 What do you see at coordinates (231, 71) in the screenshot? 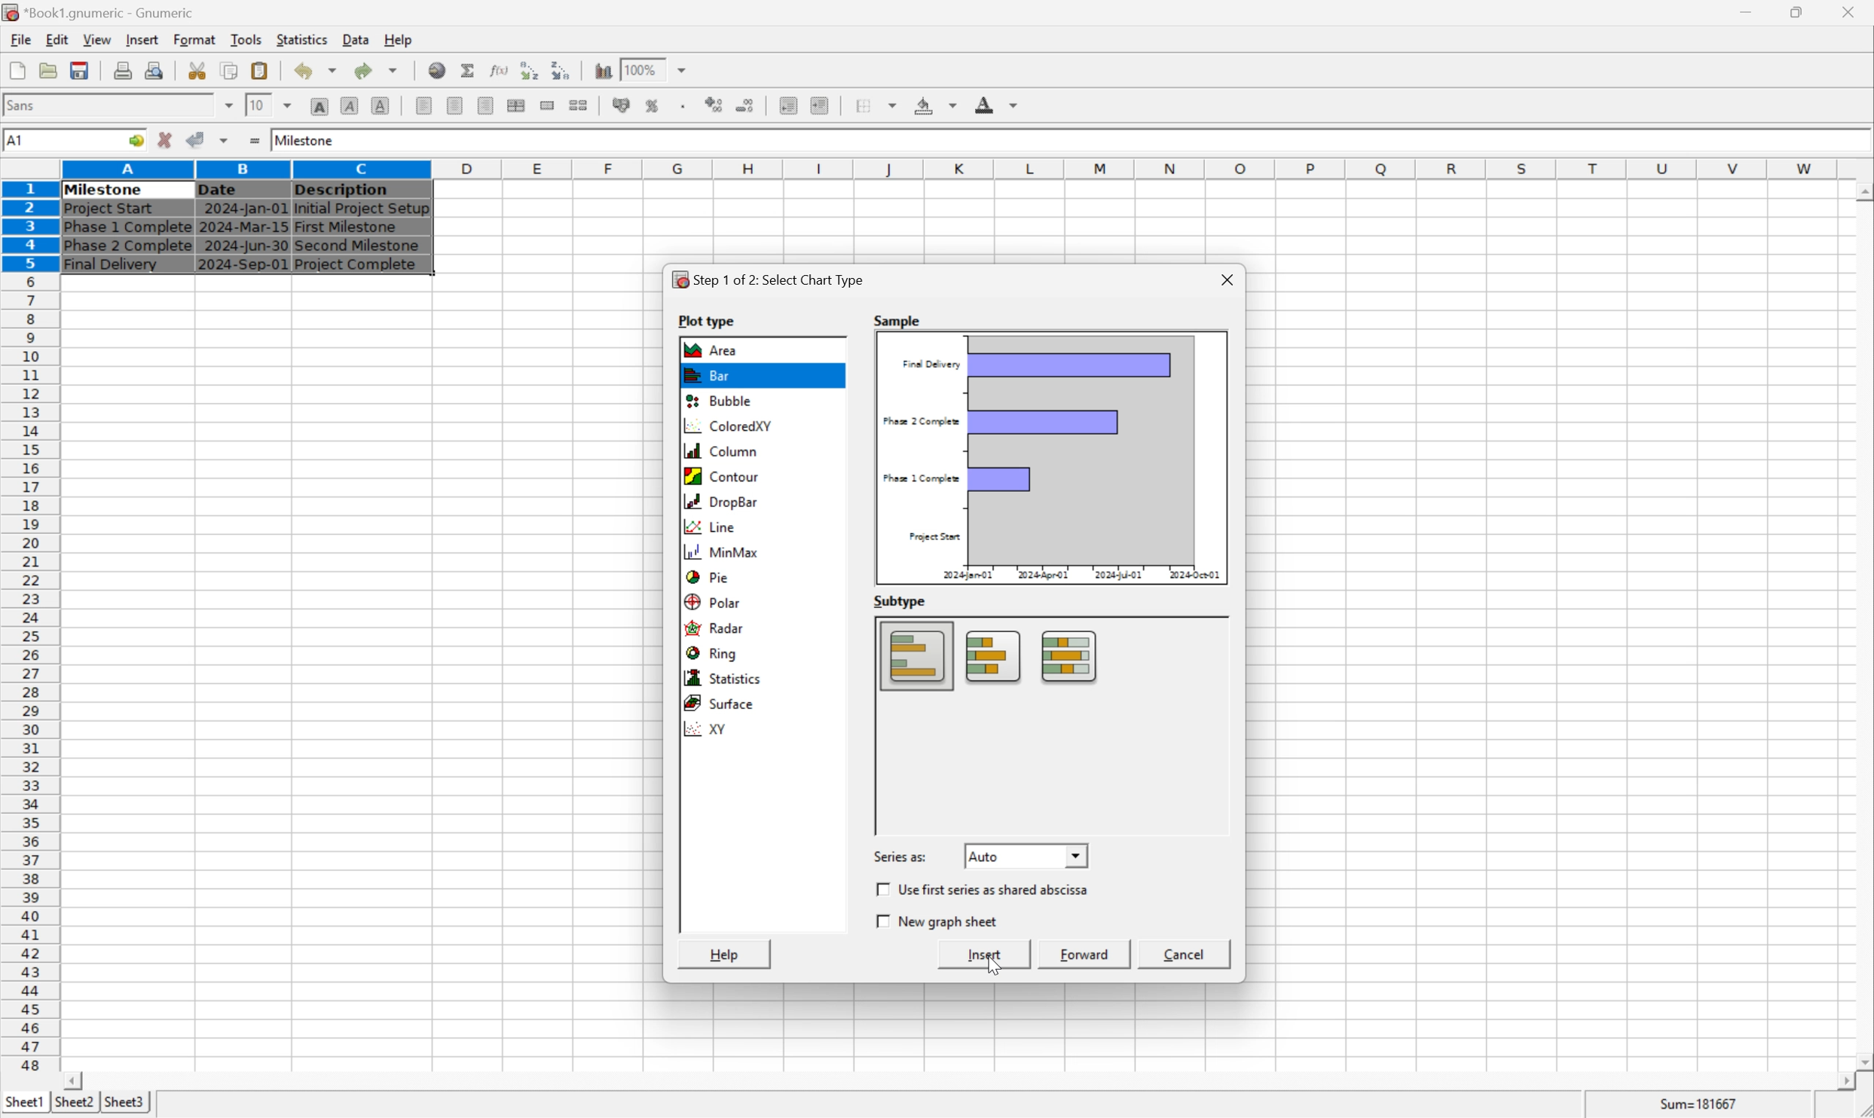
I see `copy from selection` at bounding box center [231, 71].